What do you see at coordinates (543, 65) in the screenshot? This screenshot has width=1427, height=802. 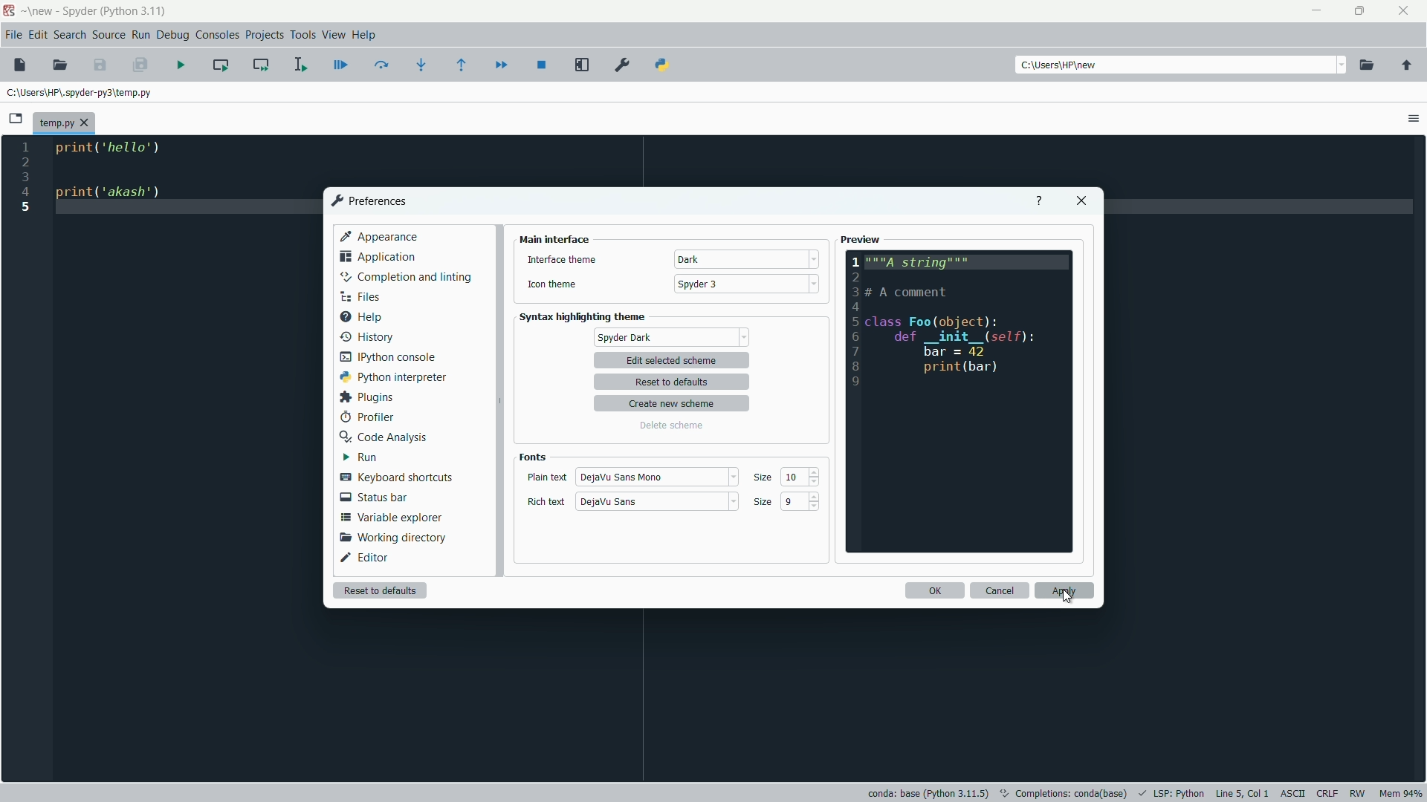 I see `stop debugging` at bounding box center [543, 65].